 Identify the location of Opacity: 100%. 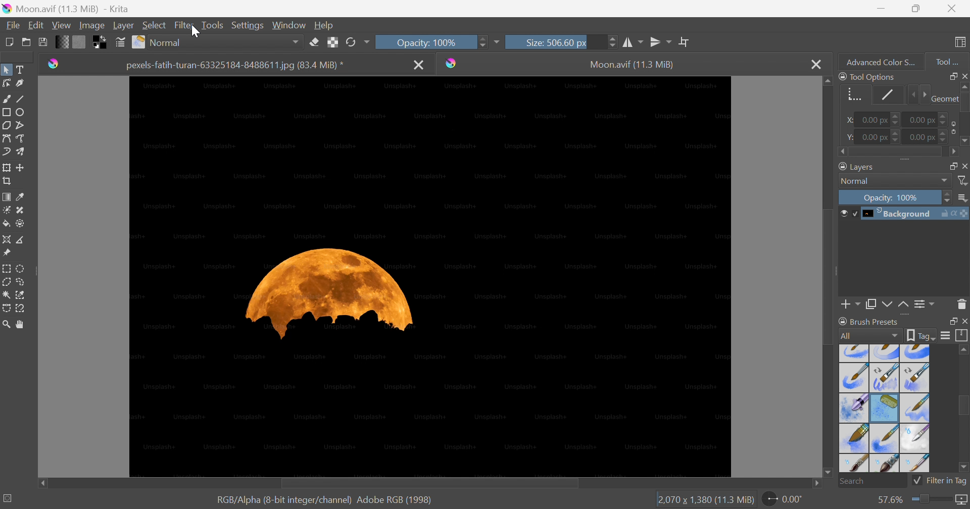
(894, 196).